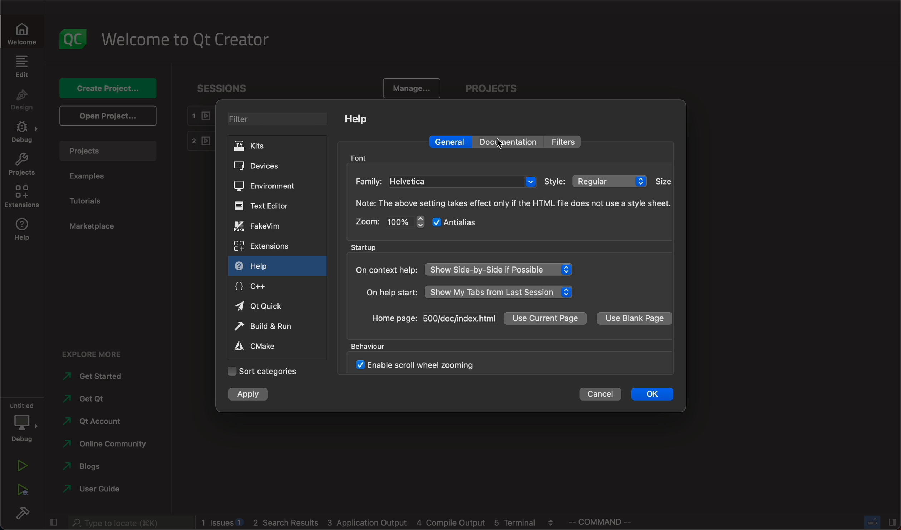  I want to click on get qt, so click(94, 399).